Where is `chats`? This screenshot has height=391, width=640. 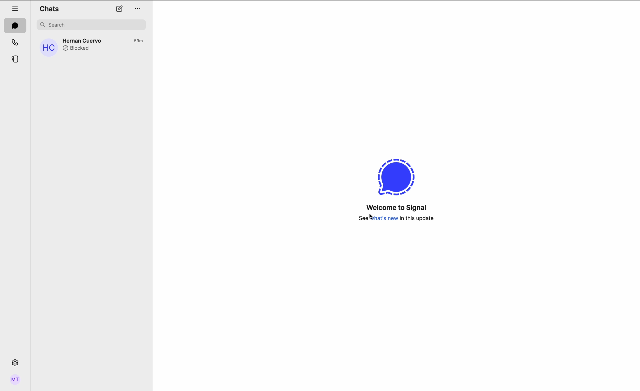
chats is located at coordinates (51, 8).